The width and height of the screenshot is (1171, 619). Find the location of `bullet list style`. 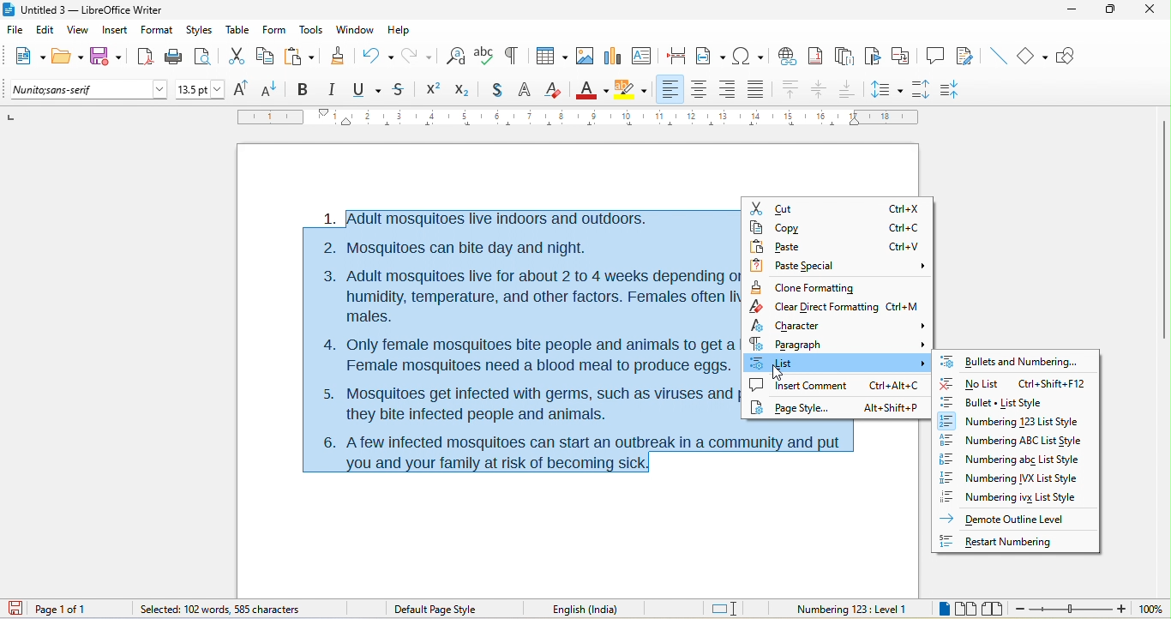

bullet list style is located at coordinates (1018, 401).